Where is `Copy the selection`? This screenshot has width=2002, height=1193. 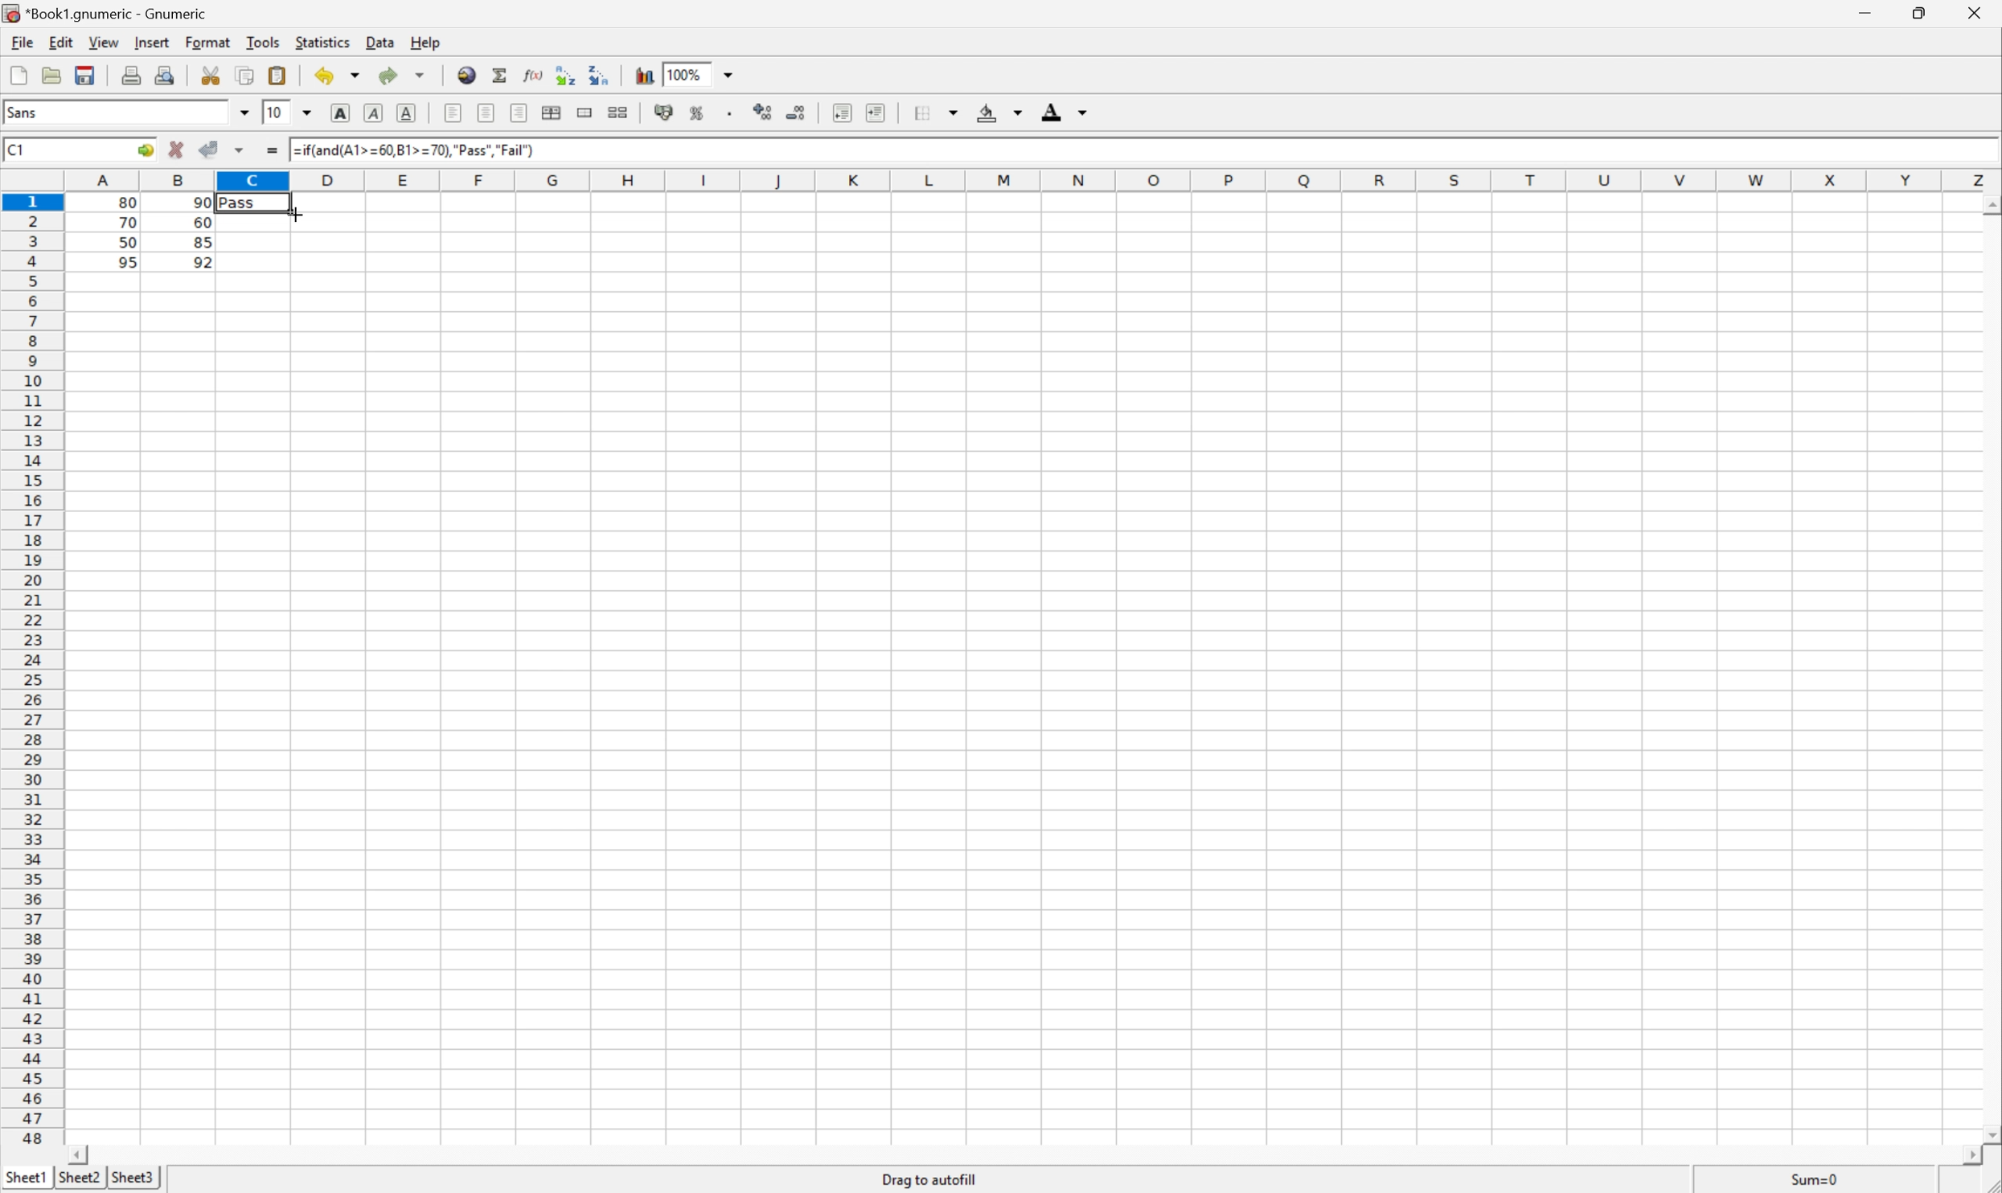 Copy the selection is located at coordinates (247, 74).